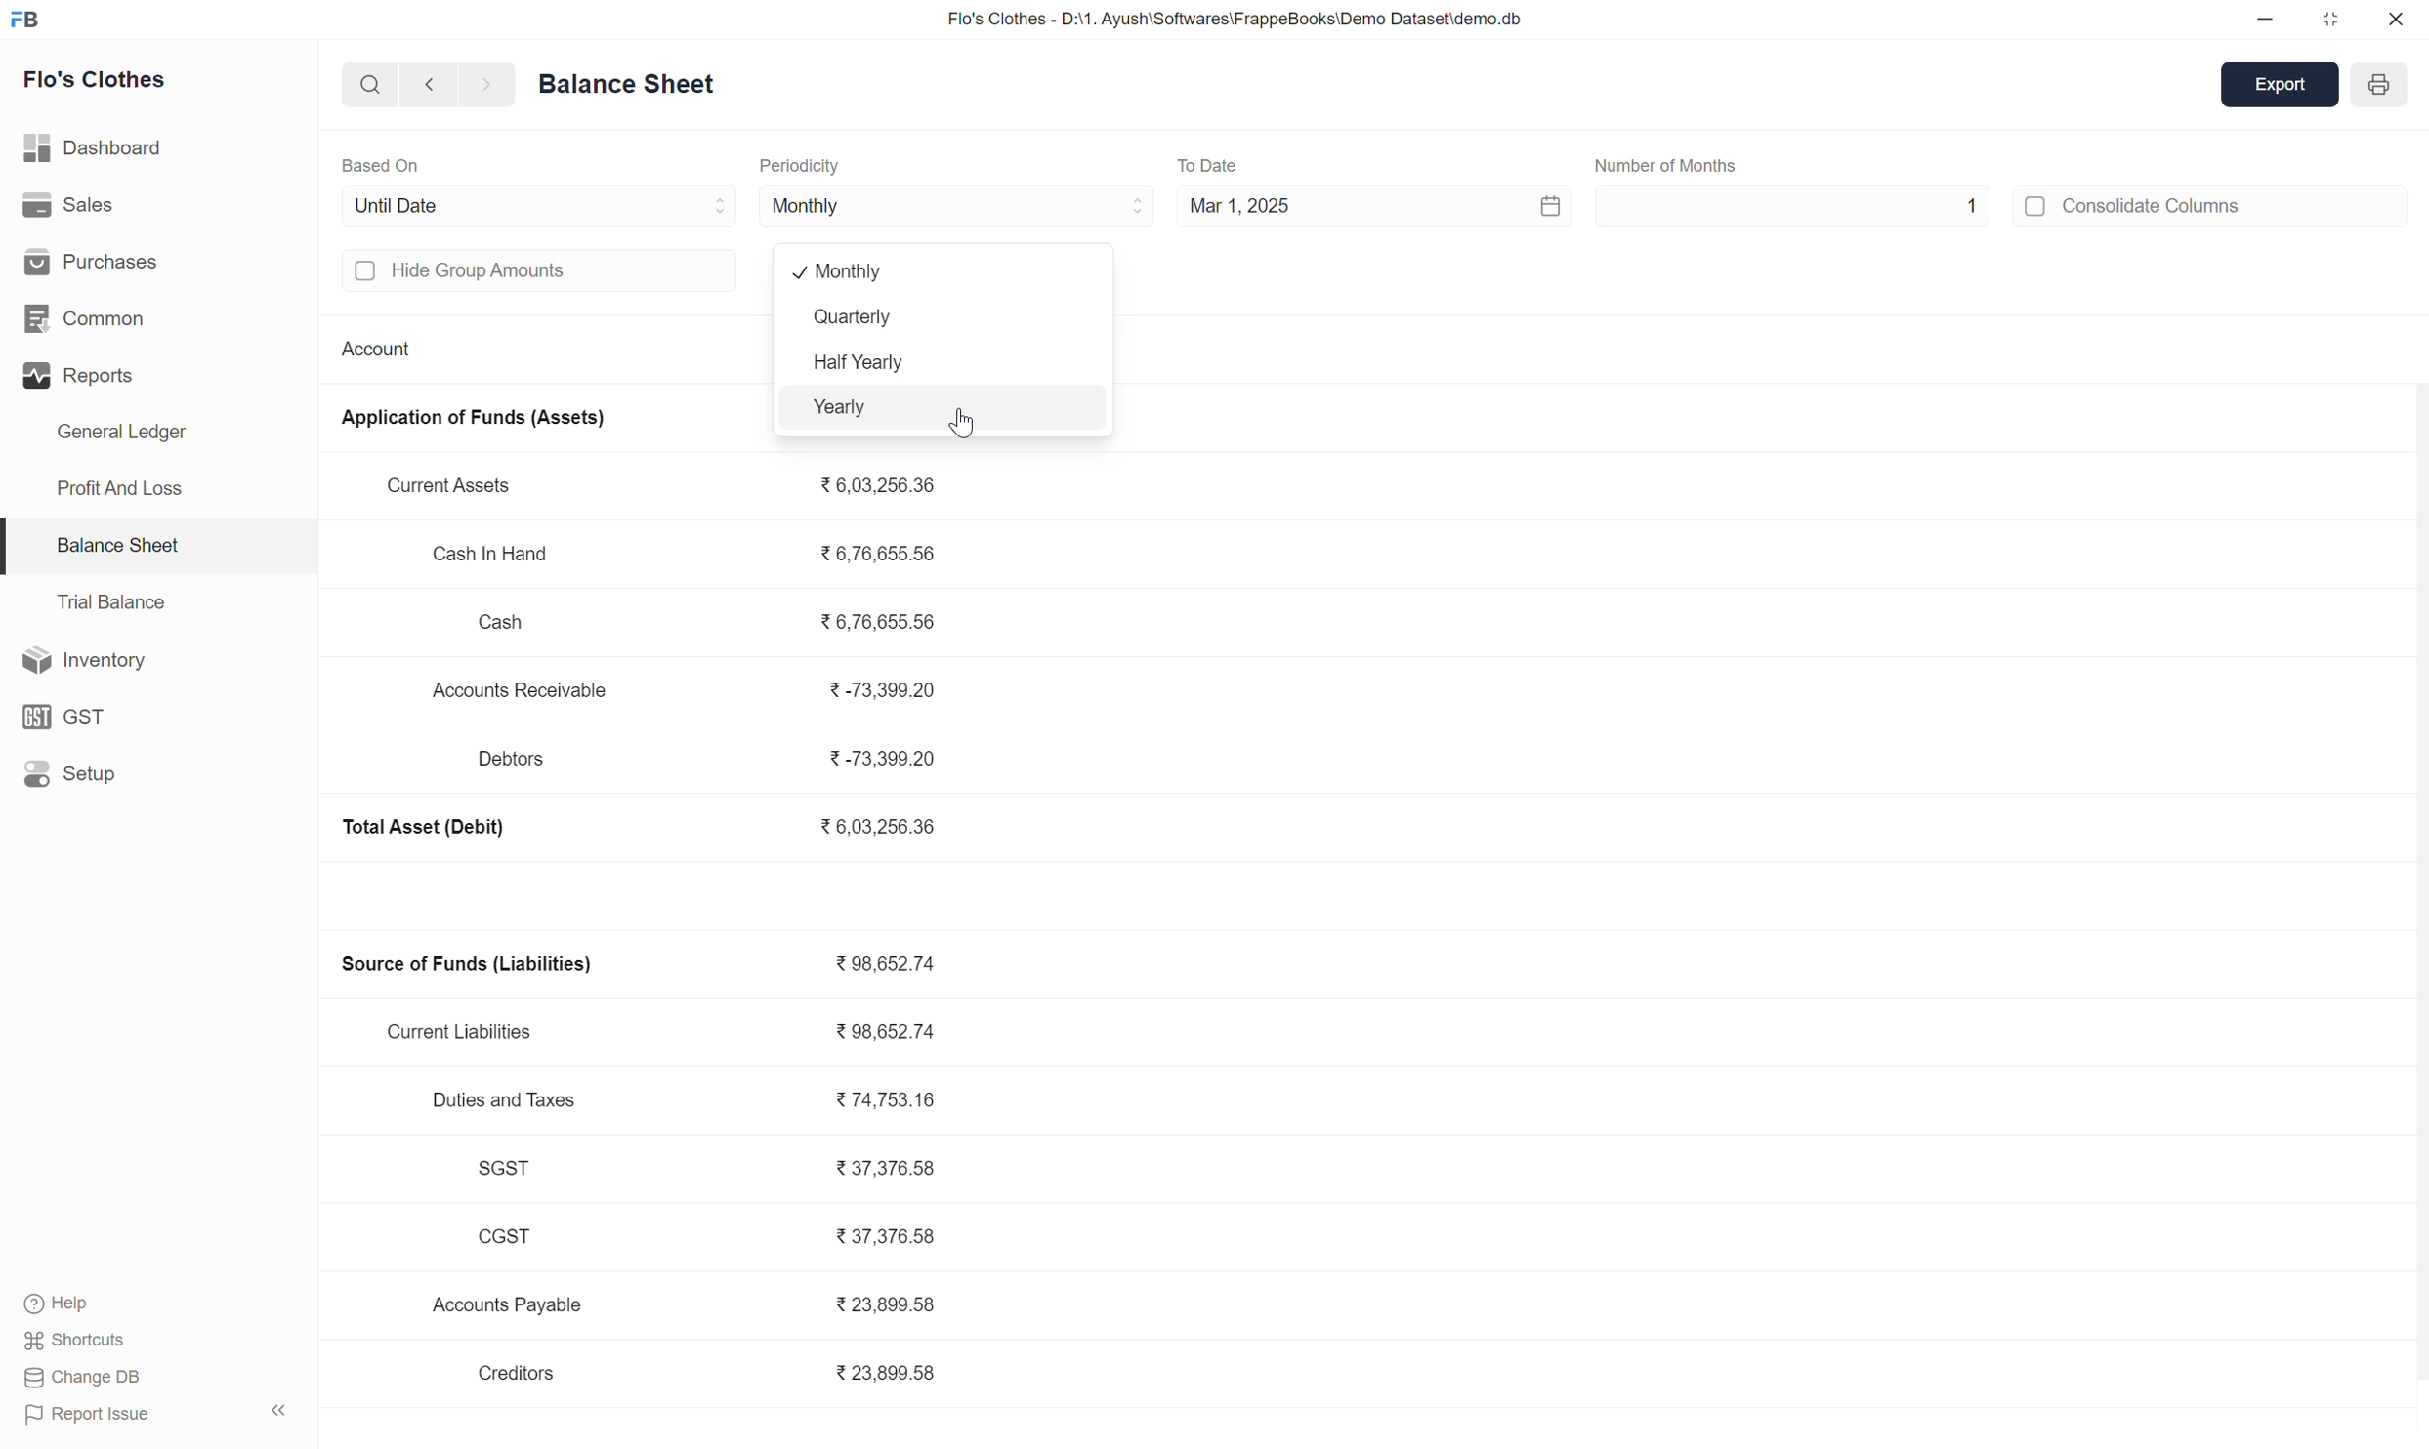 This screenshot has width=2429, height=1449. Describe the element at coordinates (902, 759) in the screenshot. I see `-73,399.20` at that location.